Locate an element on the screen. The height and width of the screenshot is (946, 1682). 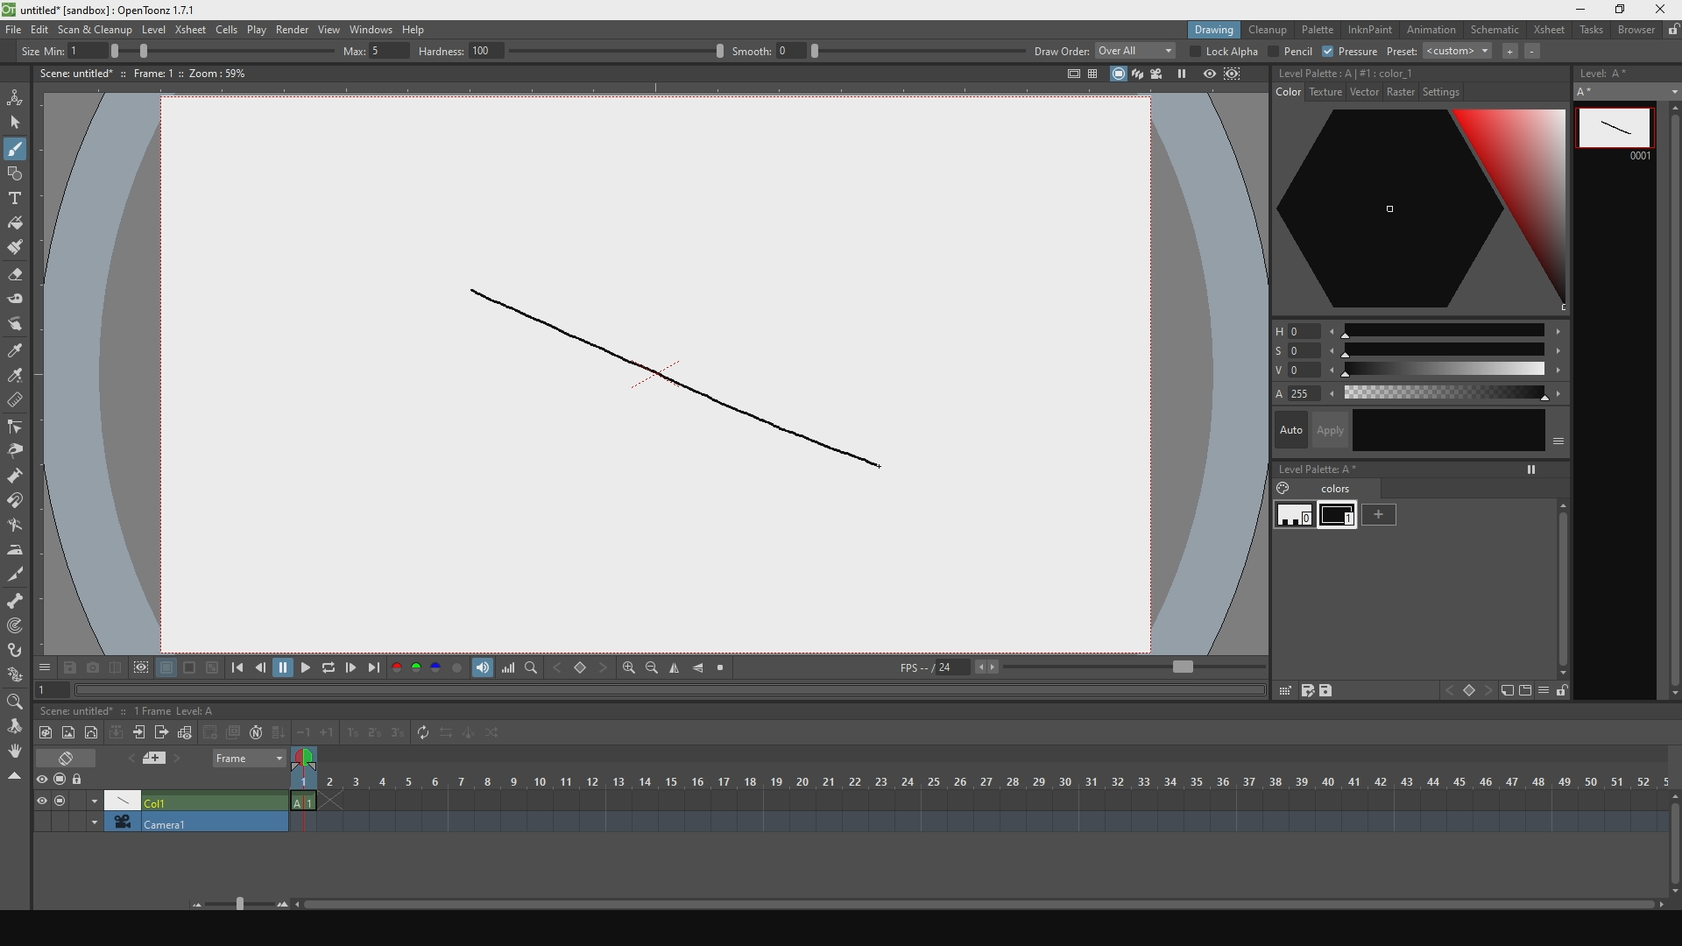
browser is located at coordinates (1636, 33).